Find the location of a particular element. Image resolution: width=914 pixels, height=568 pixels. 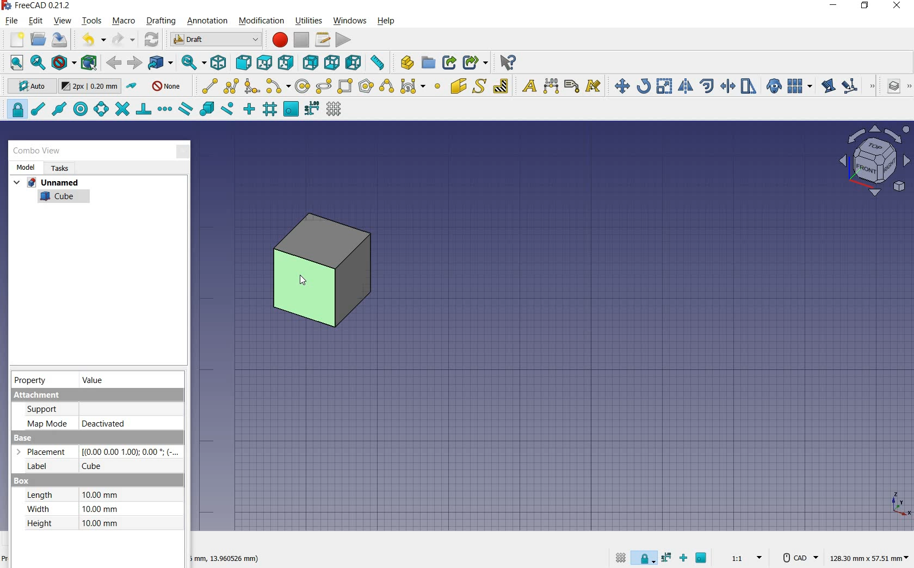

bounding box is located at coordinates (89, 63).